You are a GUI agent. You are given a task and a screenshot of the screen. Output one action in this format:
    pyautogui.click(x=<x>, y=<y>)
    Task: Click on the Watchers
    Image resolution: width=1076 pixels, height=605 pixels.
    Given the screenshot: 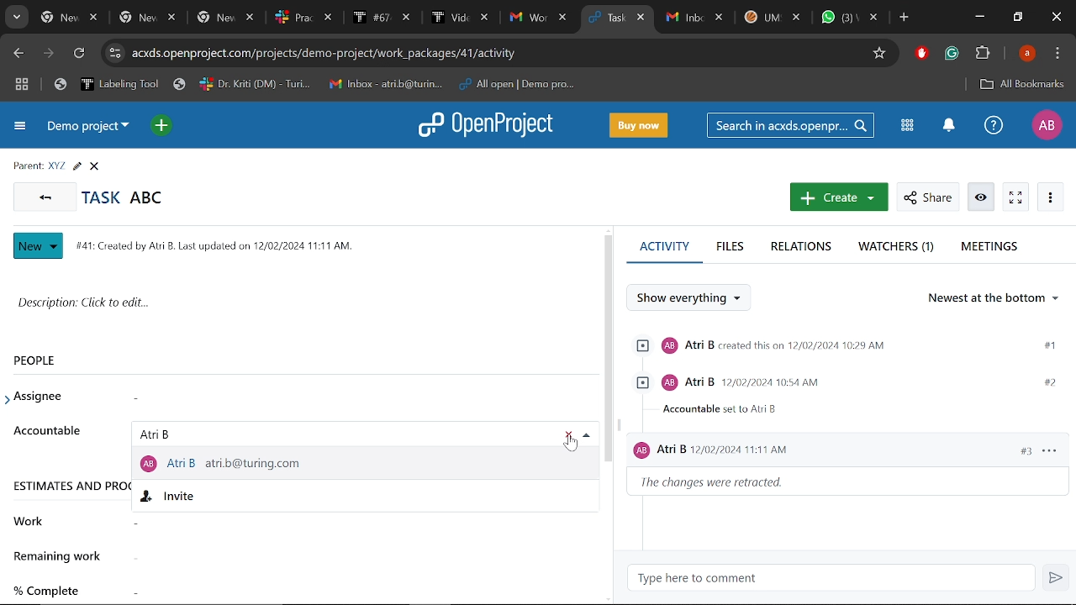 What is the action you would take?
    pyautogui.click(x=898, y=248)
    